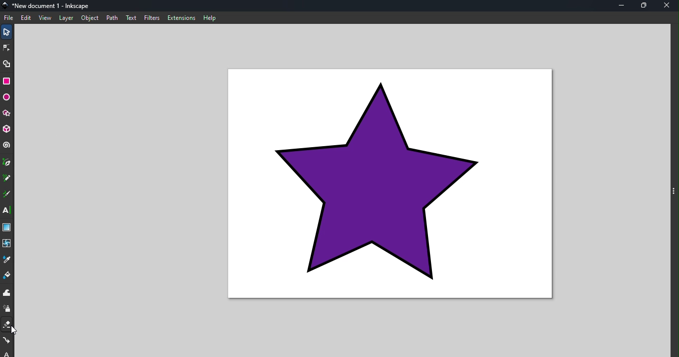  Describe the element at coordinates (45, 18) in the screenshot. I see `view` at that location.